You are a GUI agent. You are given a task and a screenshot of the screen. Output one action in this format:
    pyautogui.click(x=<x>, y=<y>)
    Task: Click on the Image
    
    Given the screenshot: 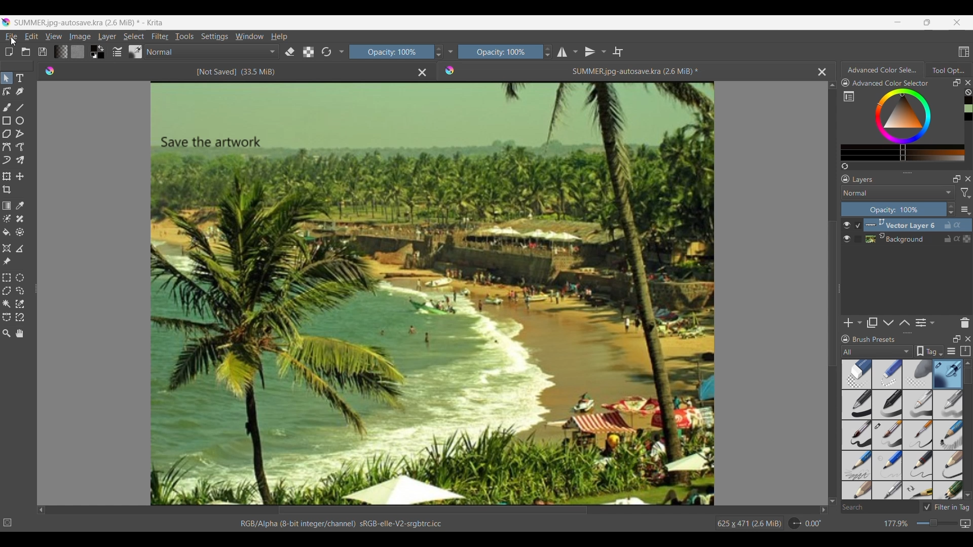 What is the action you would take?
    pyautogui.click(x=80, y=36)
    